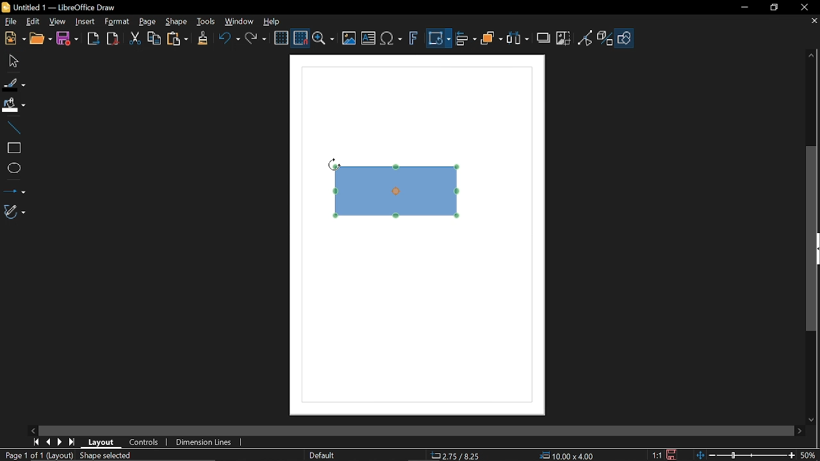 Image resolution: width=820 pixels, height=461 pixels. What do you see at coordinates (93, 39) in the screenshot?
I see `Export ` at bounding box center [93, 39].